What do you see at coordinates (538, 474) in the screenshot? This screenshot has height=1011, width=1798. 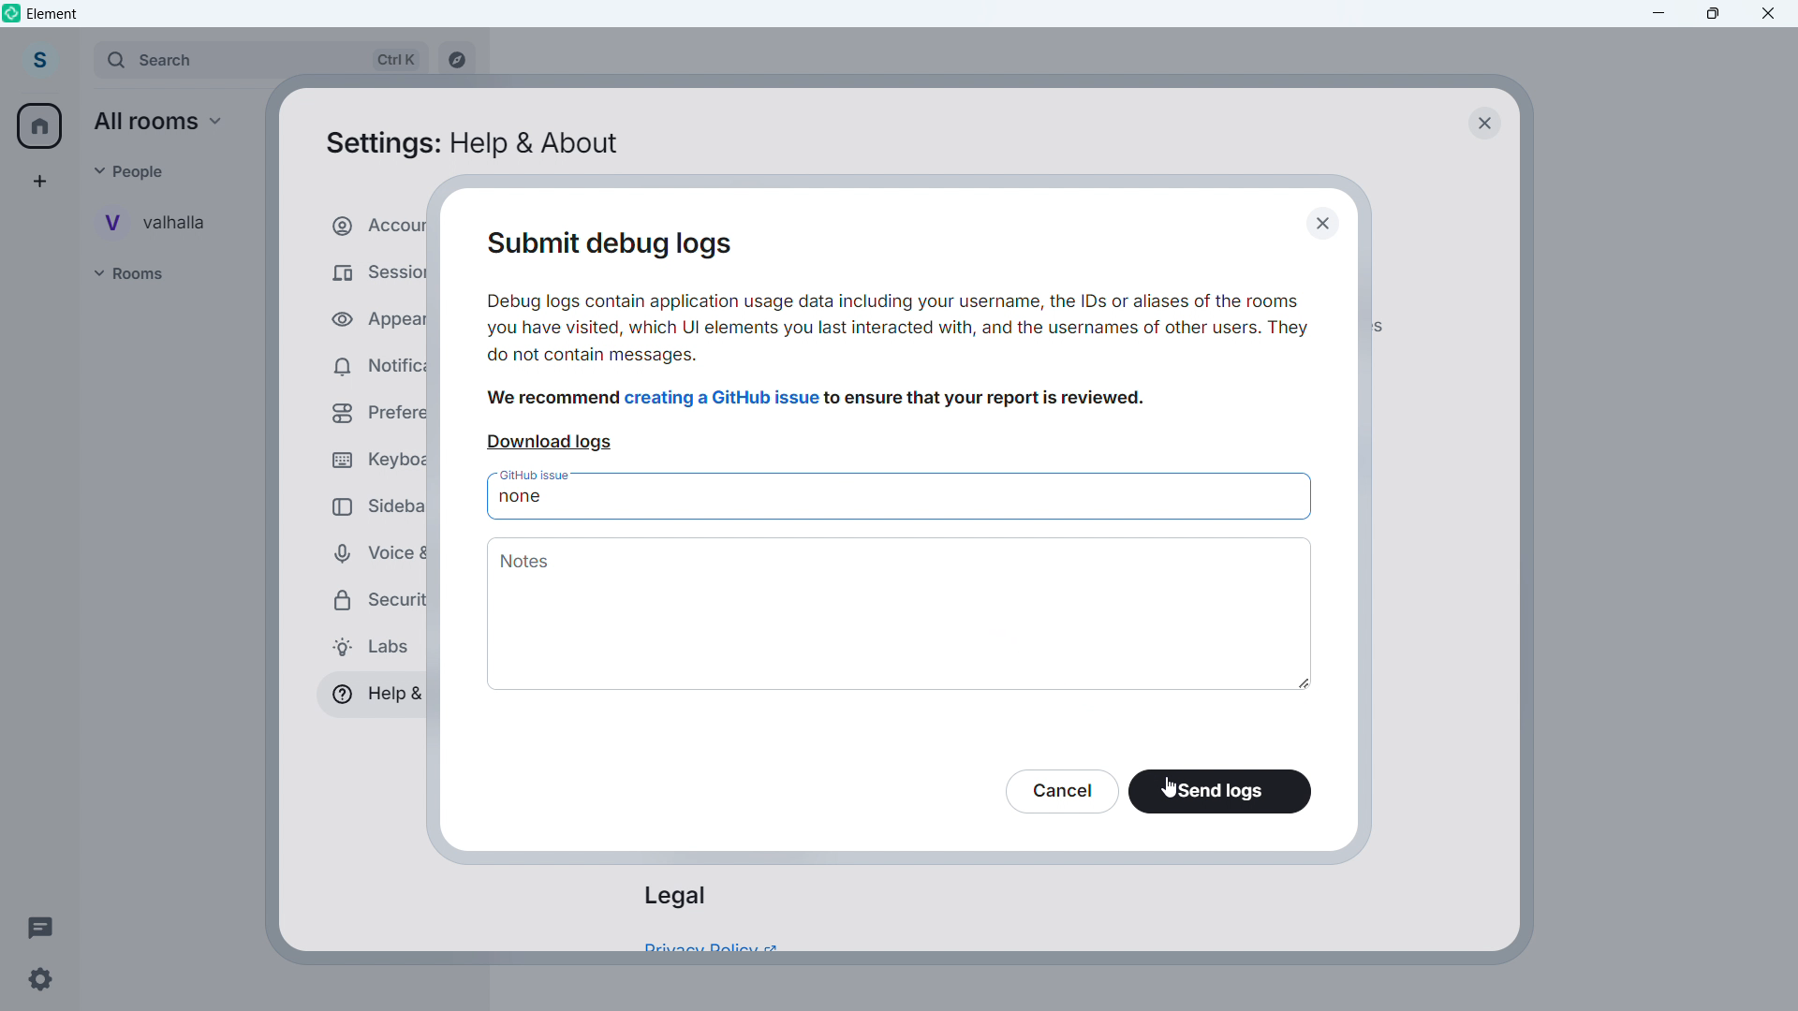 I see `github issue` at bounding box center [538, 474].